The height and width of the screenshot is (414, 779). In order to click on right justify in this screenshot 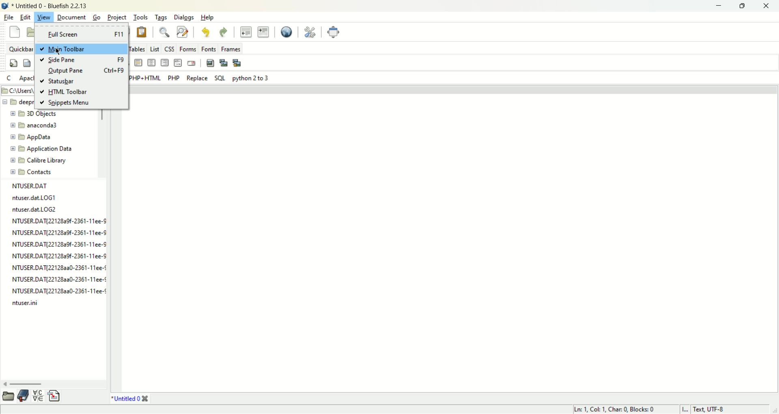, I will do `click(166, 62)`.